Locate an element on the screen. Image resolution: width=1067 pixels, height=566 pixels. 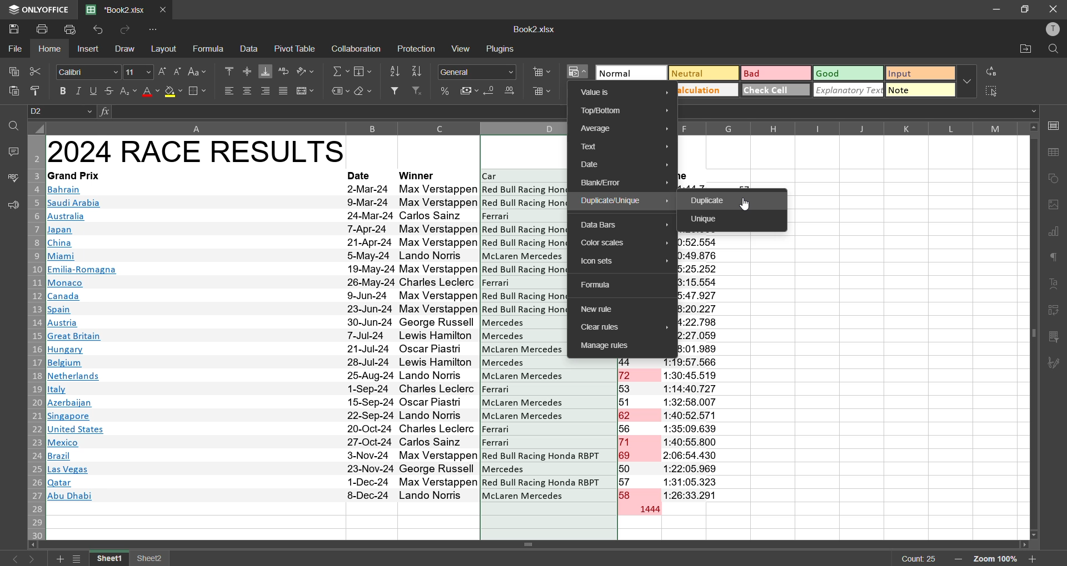
file is located at coordinates (16, 47).